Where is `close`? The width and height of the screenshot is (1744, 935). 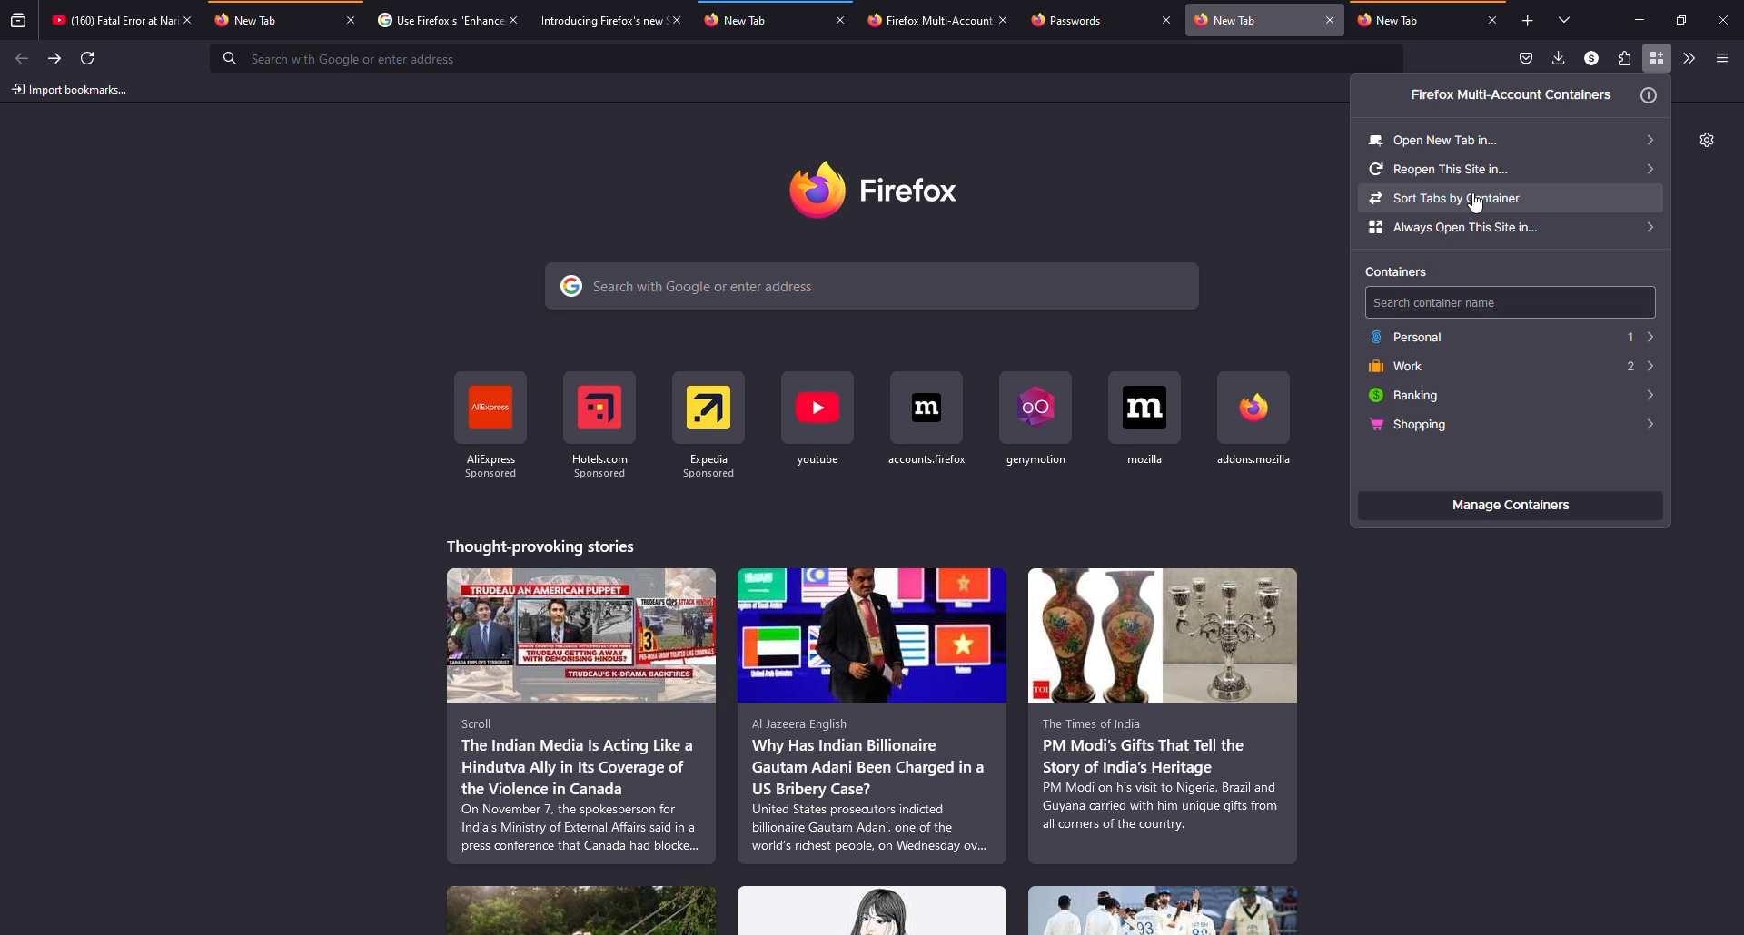 close is located at coordinates (1004, 20).